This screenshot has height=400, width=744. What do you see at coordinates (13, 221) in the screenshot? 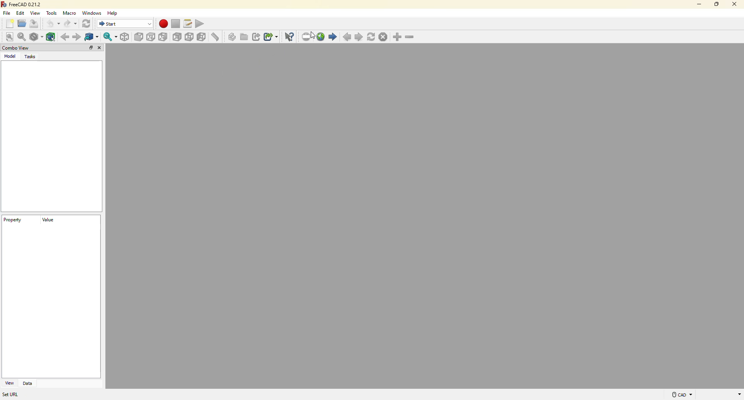
I see `property` at bounding box center [13, 221].